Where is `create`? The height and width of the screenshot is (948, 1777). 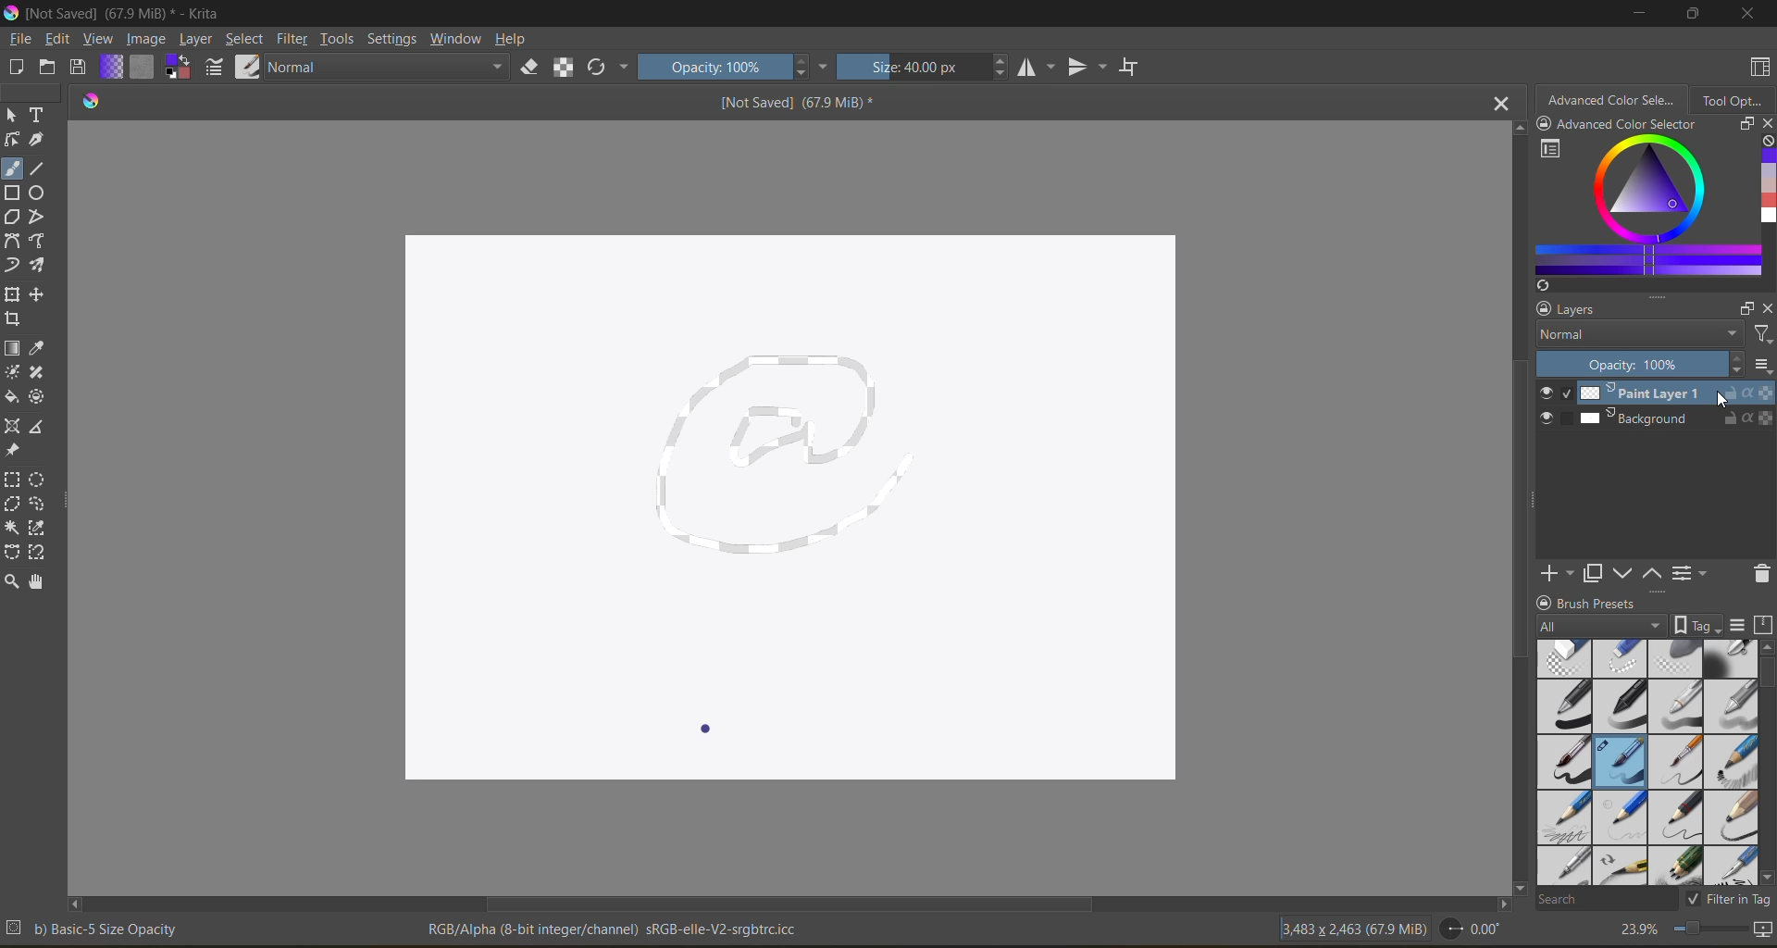
create is located at coordinates (15, 67).